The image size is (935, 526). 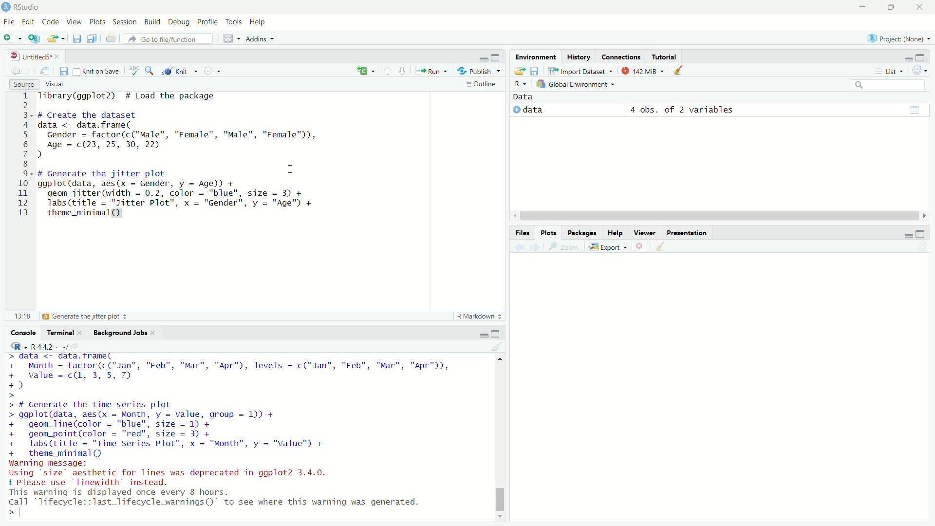 What do you see at coordinates (49, 346) in the screenshot?
I see `R 4.4.2 . ~/` at bounding box center [49, 346].